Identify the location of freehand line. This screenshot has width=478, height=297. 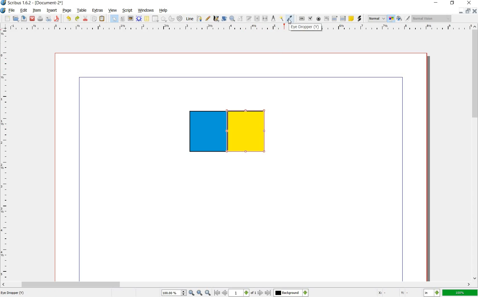
(208, 18).